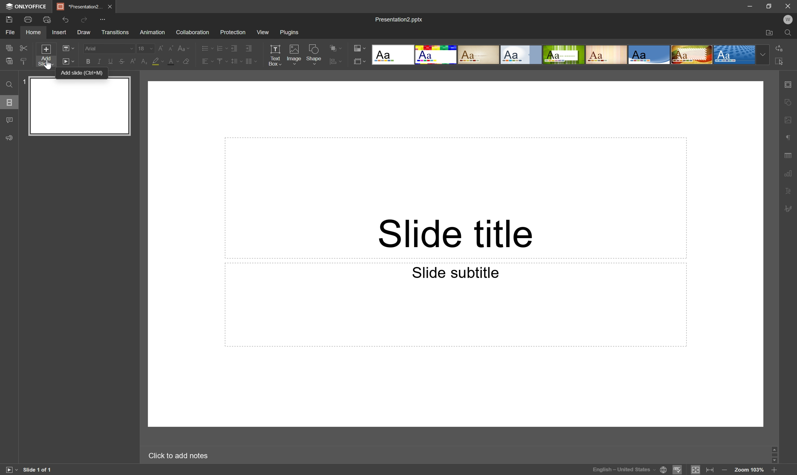 This screenshot has height=475, width=797. What do you see at coordinates (24, 81) in the screenshot?
I see `1` at bounding box center [24, 81].